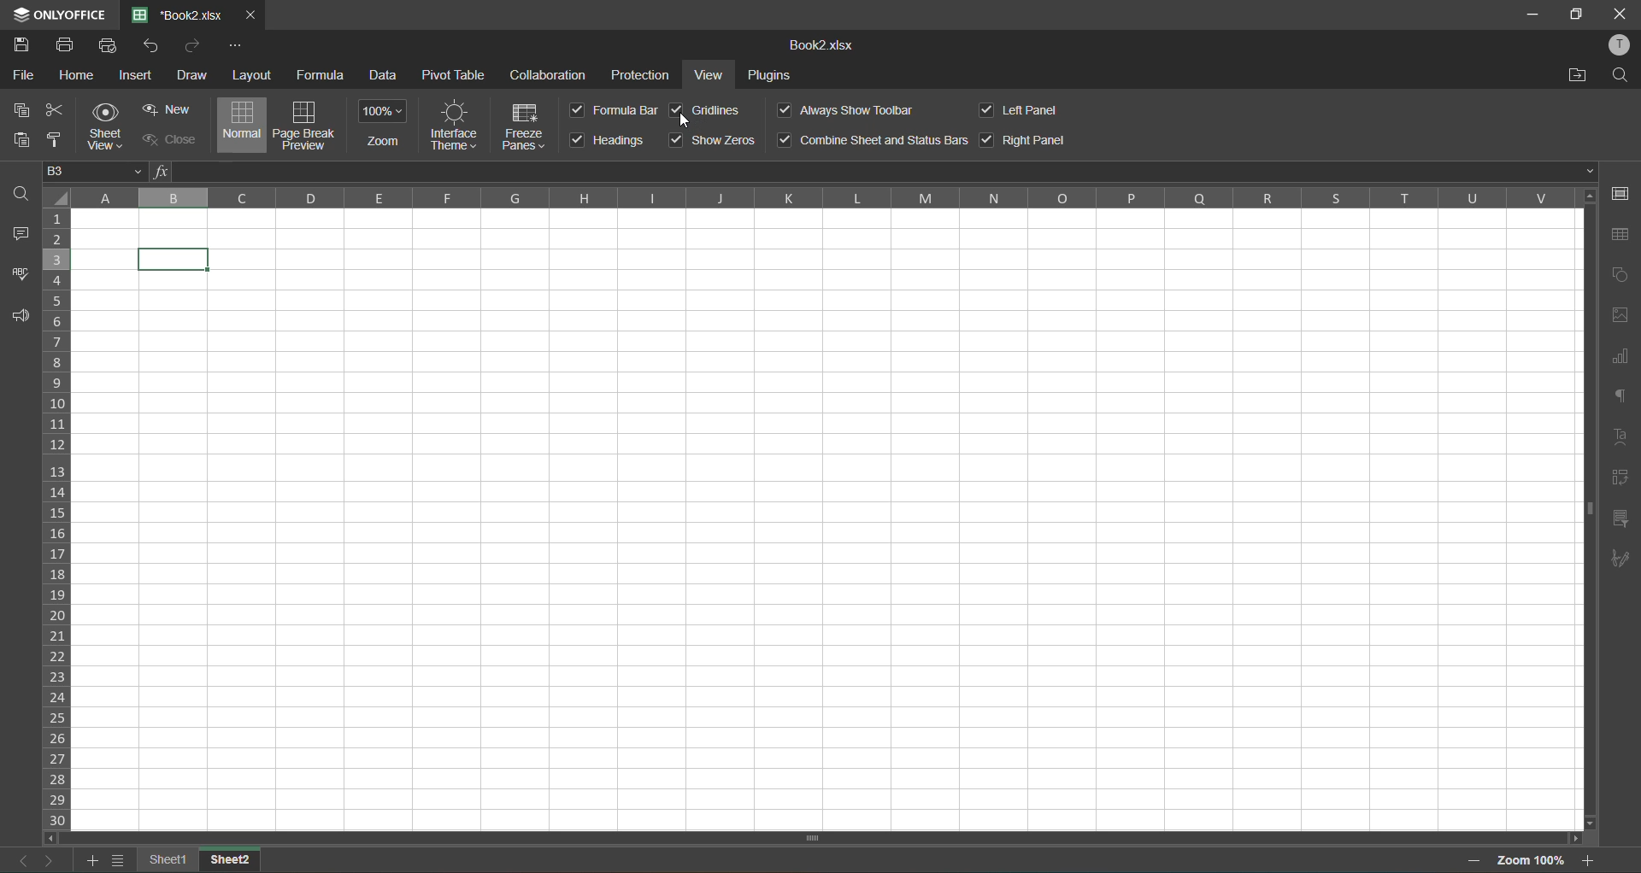 The height and width of the screenshot is (873, 1641). I want to click on feedback, so click(16, 318).